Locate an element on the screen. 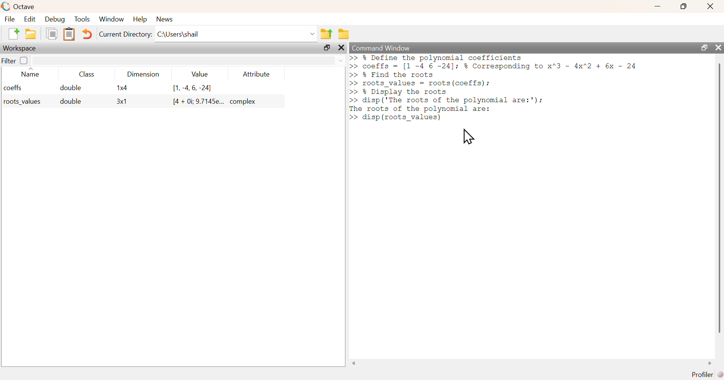 This screenshot has width=724, height=380. Class is located at coordinates (84, 74).